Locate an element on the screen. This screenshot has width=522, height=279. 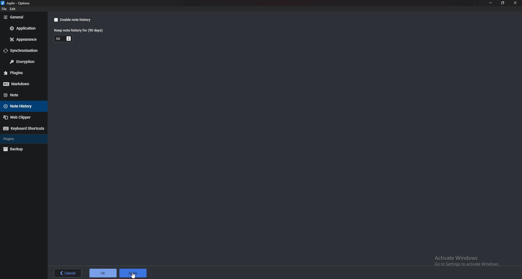
Keyboard shortcuts is located at coordinates (23, 128).